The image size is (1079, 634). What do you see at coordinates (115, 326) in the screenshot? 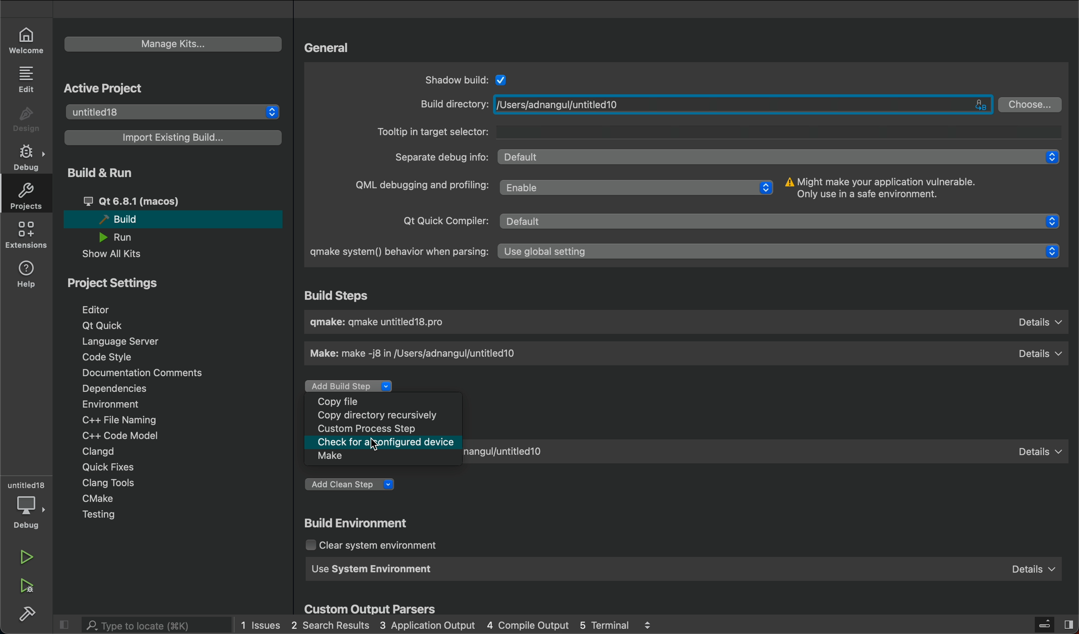
I see `qt quick` at bounding box center [115, 326].